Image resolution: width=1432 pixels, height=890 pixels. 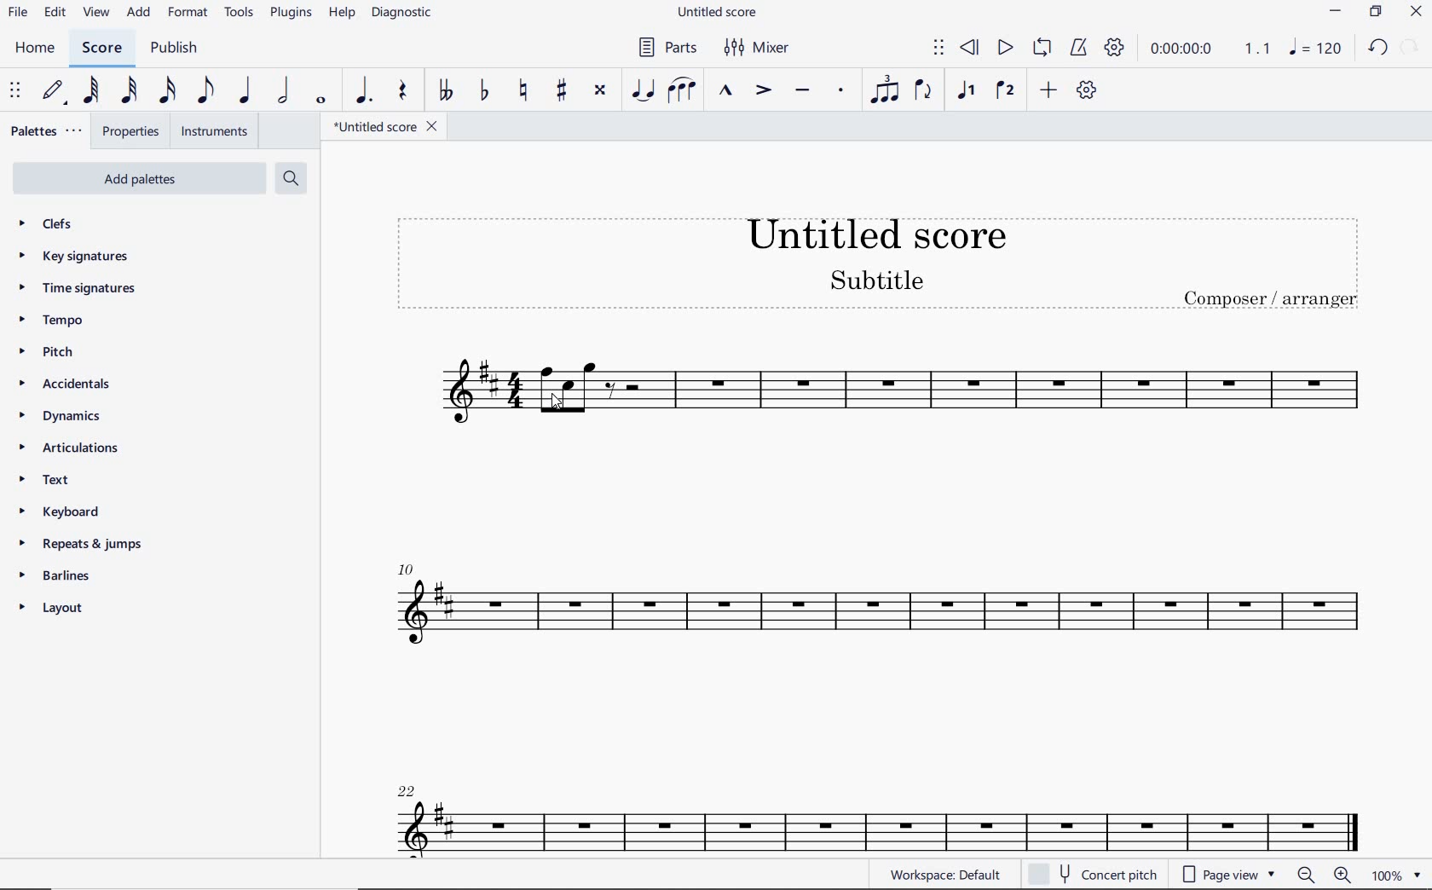 What do you see at coordinates (1378, 48) in the screenshot?
I see `UNDO` at bounding box center [1378, 48].